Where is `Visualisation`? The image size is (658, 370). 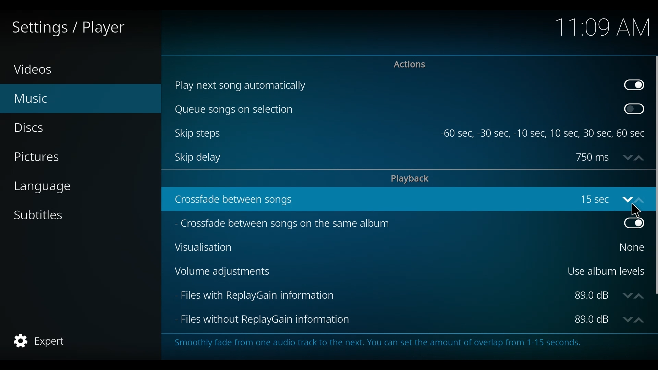 Visualisation is located at coordinates (390, 247).